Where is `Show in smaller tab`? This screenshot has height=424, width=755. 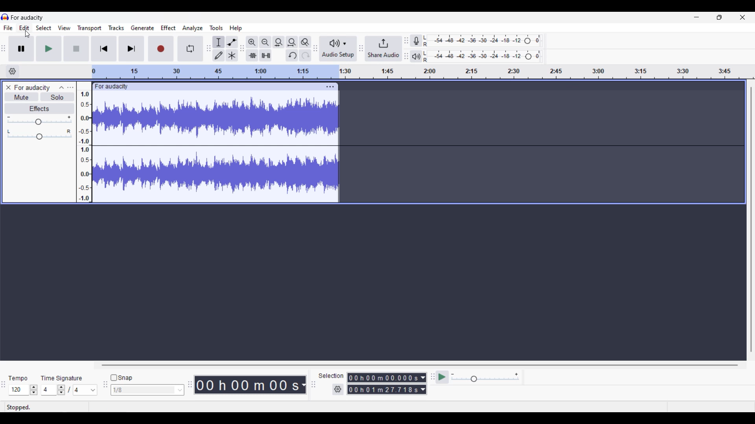
Show in smaller tab is located at coordinates (719, 17).